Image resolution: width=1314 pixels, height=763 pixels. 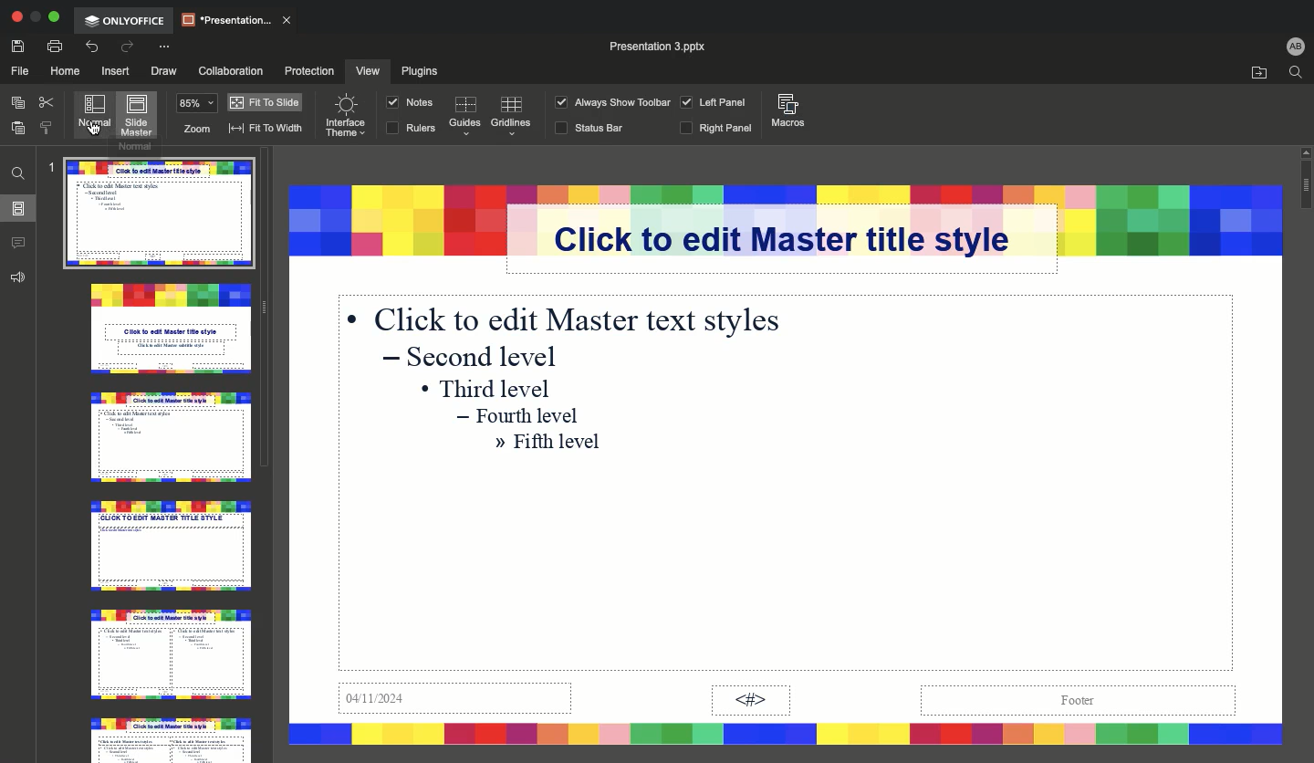 What do you see at coordinates (1304, 450) in the screenshot?
I see `Scroll bar` at bounding box center [1304, 450].